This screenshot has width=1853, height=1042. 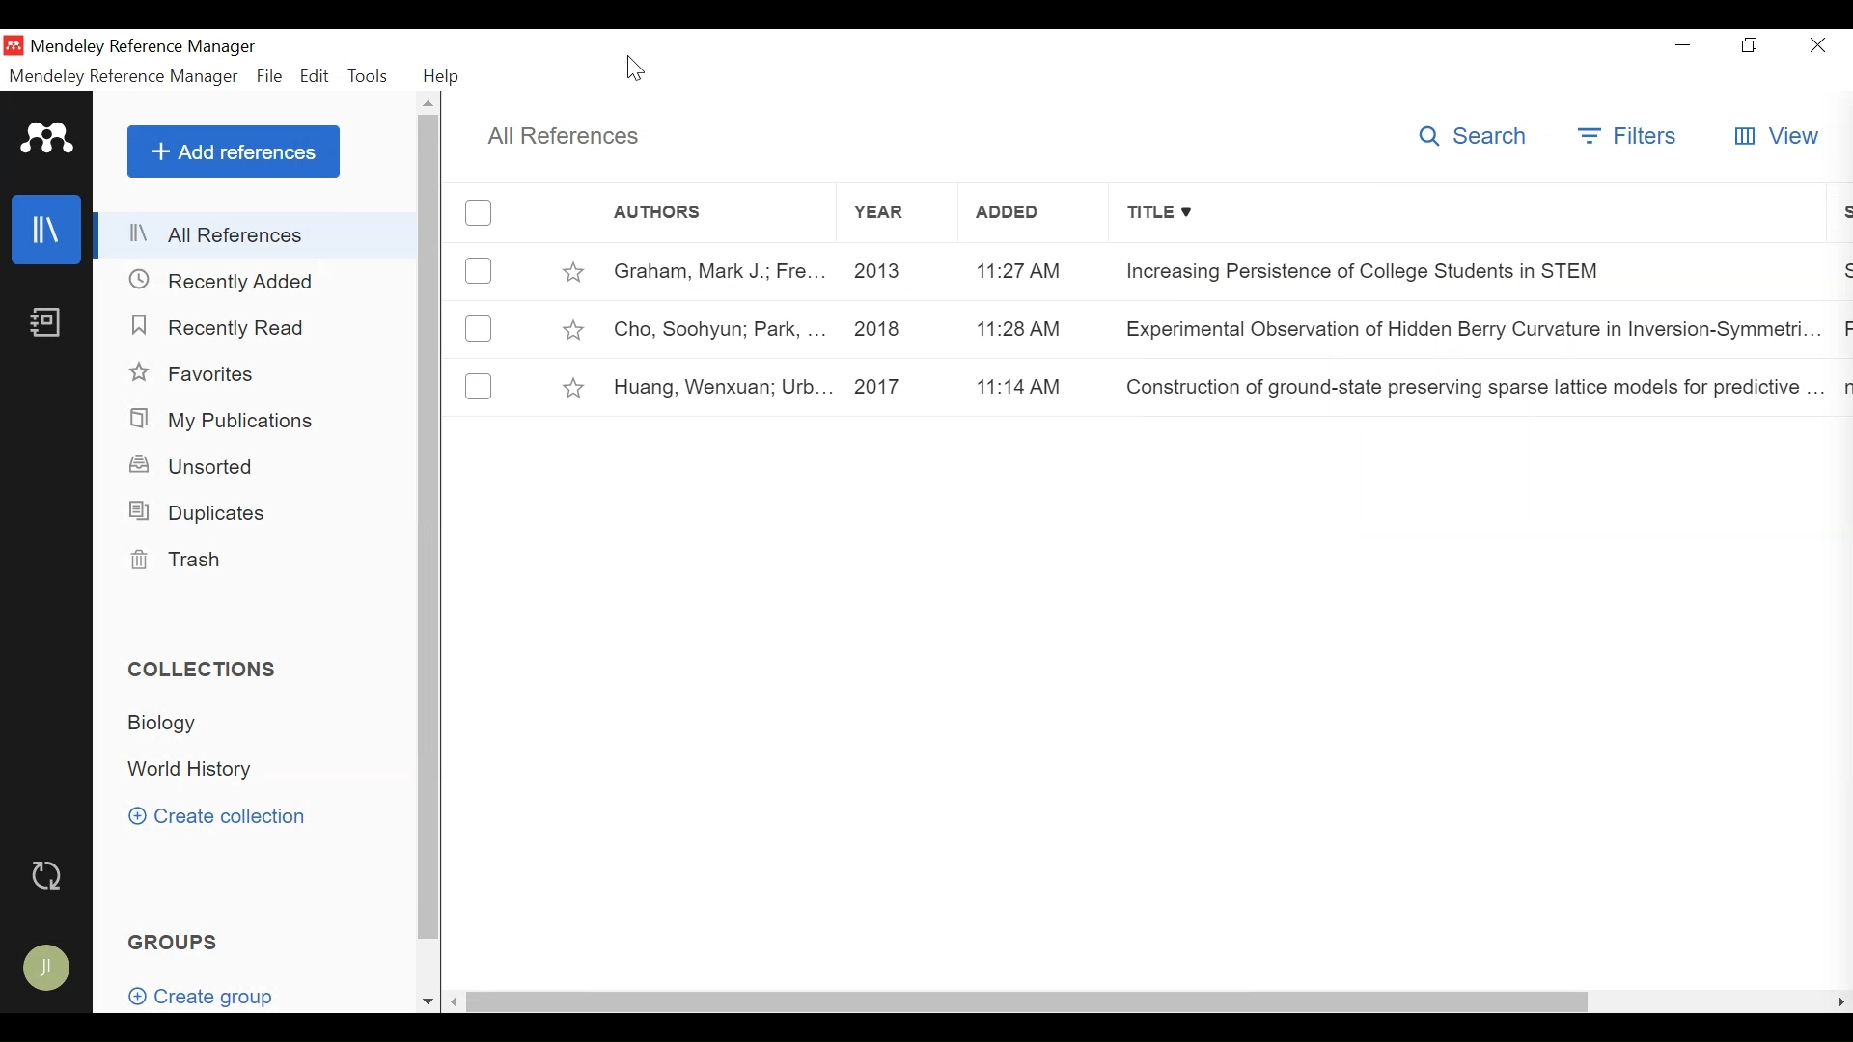 I want to click on Recently Read, so click(x=223, y=327).